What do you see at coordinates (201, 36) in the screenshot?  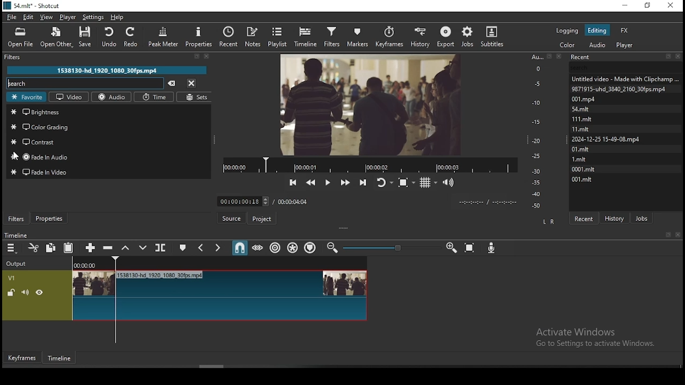 I see `properties` at bounding box center [201, 36].